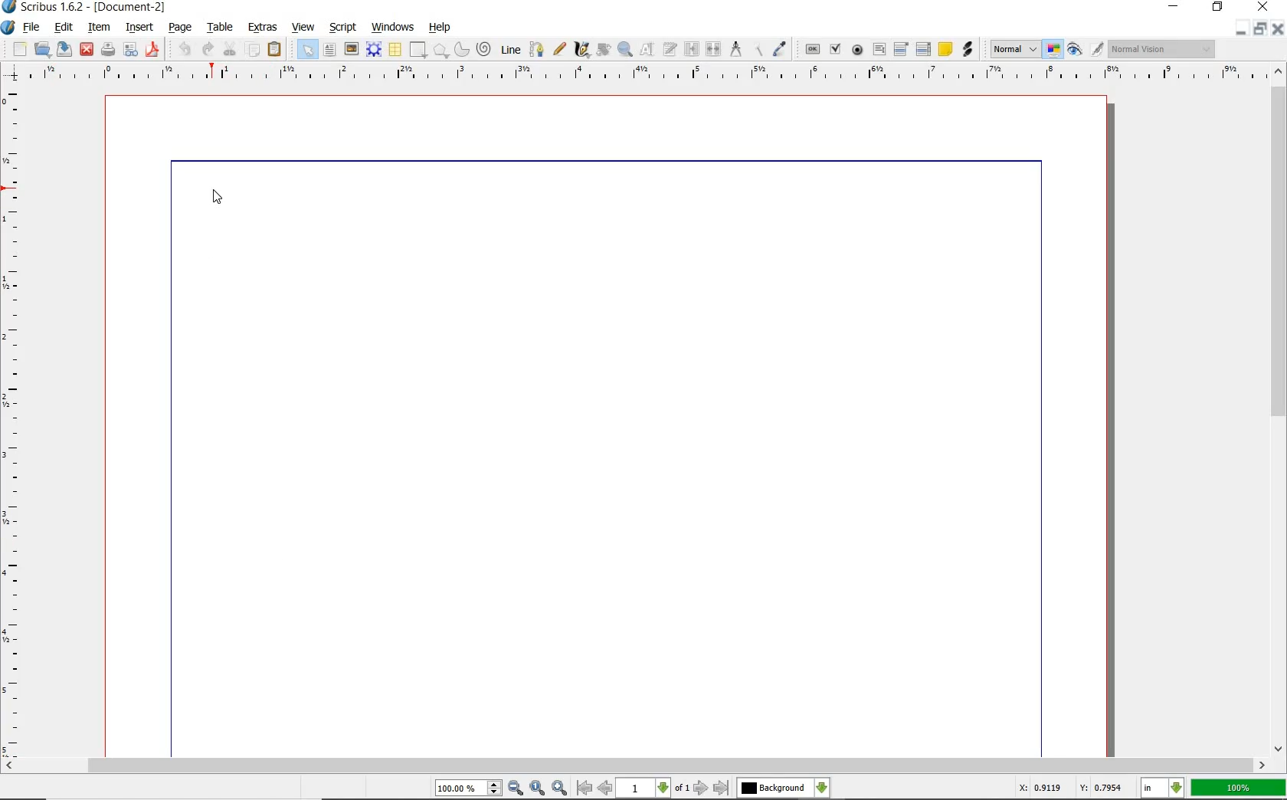  I want to click on zoom out, so click(516, 789).